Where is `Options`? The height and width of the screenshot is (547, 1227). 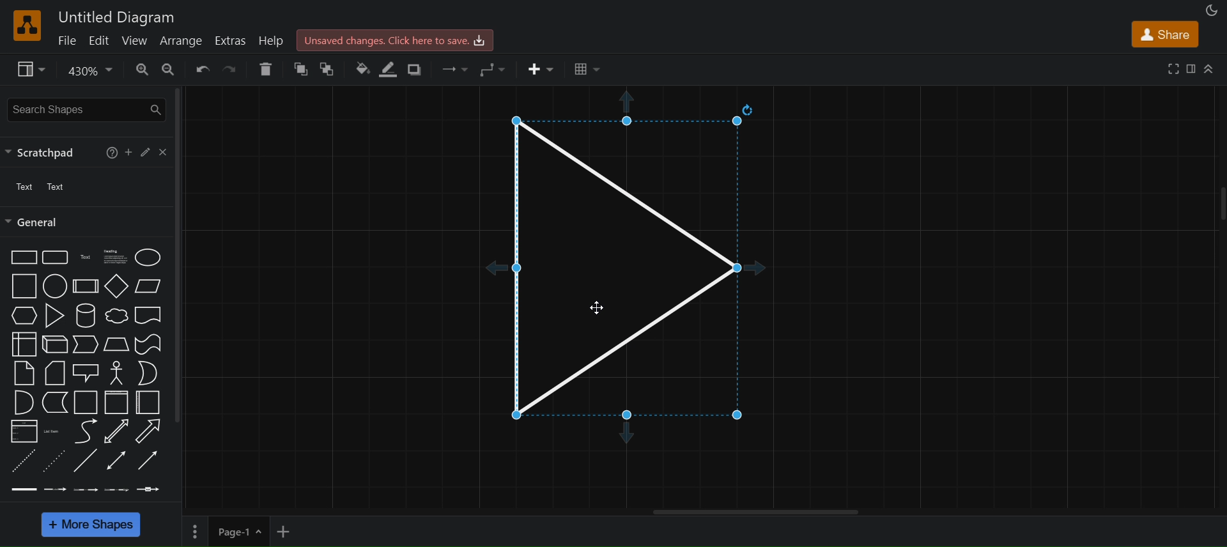 Options is located at coordinates (196, 529).